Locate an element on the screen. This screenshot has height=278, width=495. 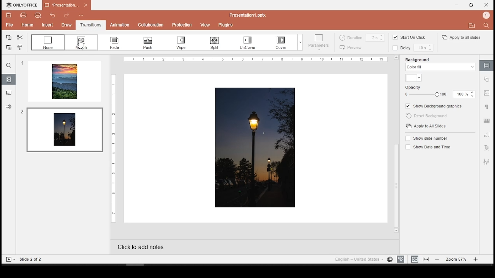
cut is located at coordinates (20, 37).